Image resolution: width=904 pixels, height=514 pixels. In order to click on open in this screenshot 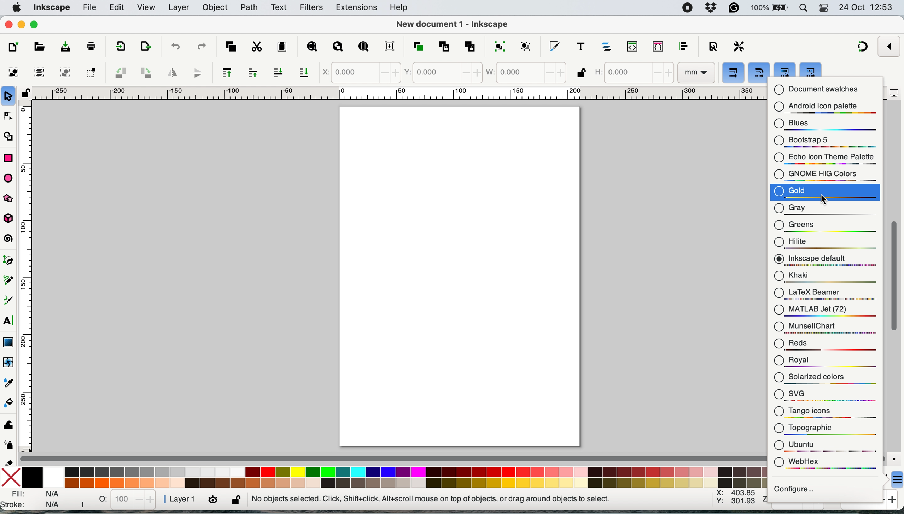, I will do `click(37, 47)`.